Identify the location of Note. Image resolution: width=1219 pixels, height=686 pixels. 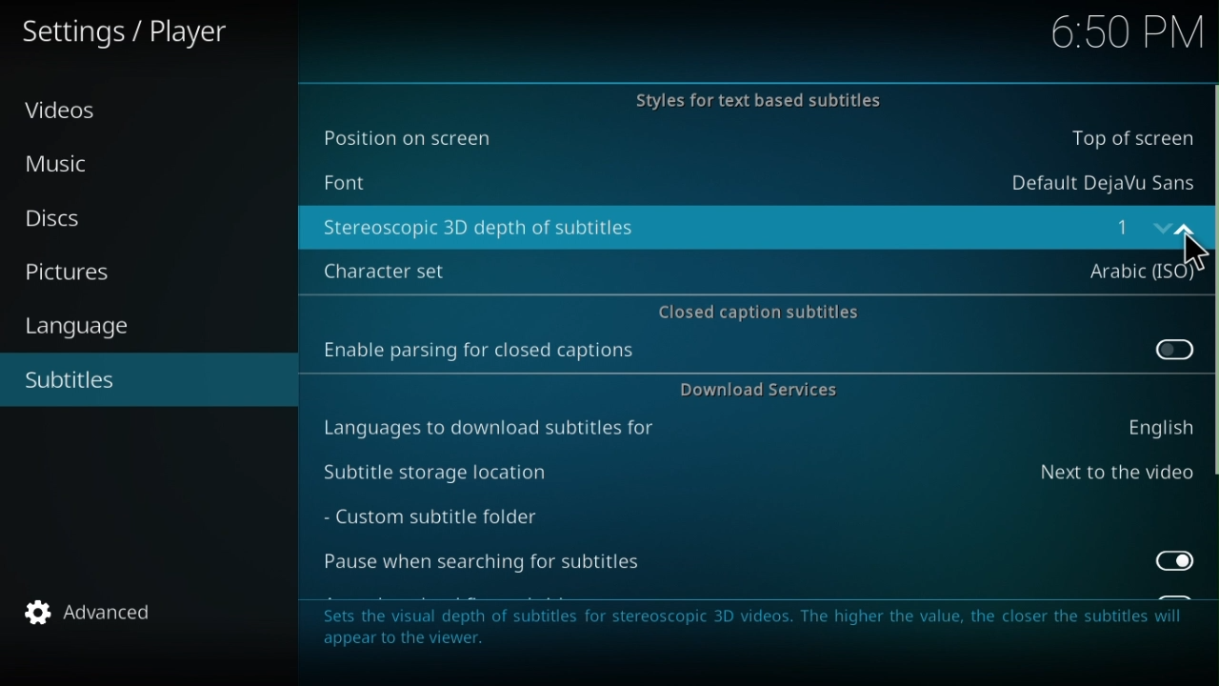
(757, 631).